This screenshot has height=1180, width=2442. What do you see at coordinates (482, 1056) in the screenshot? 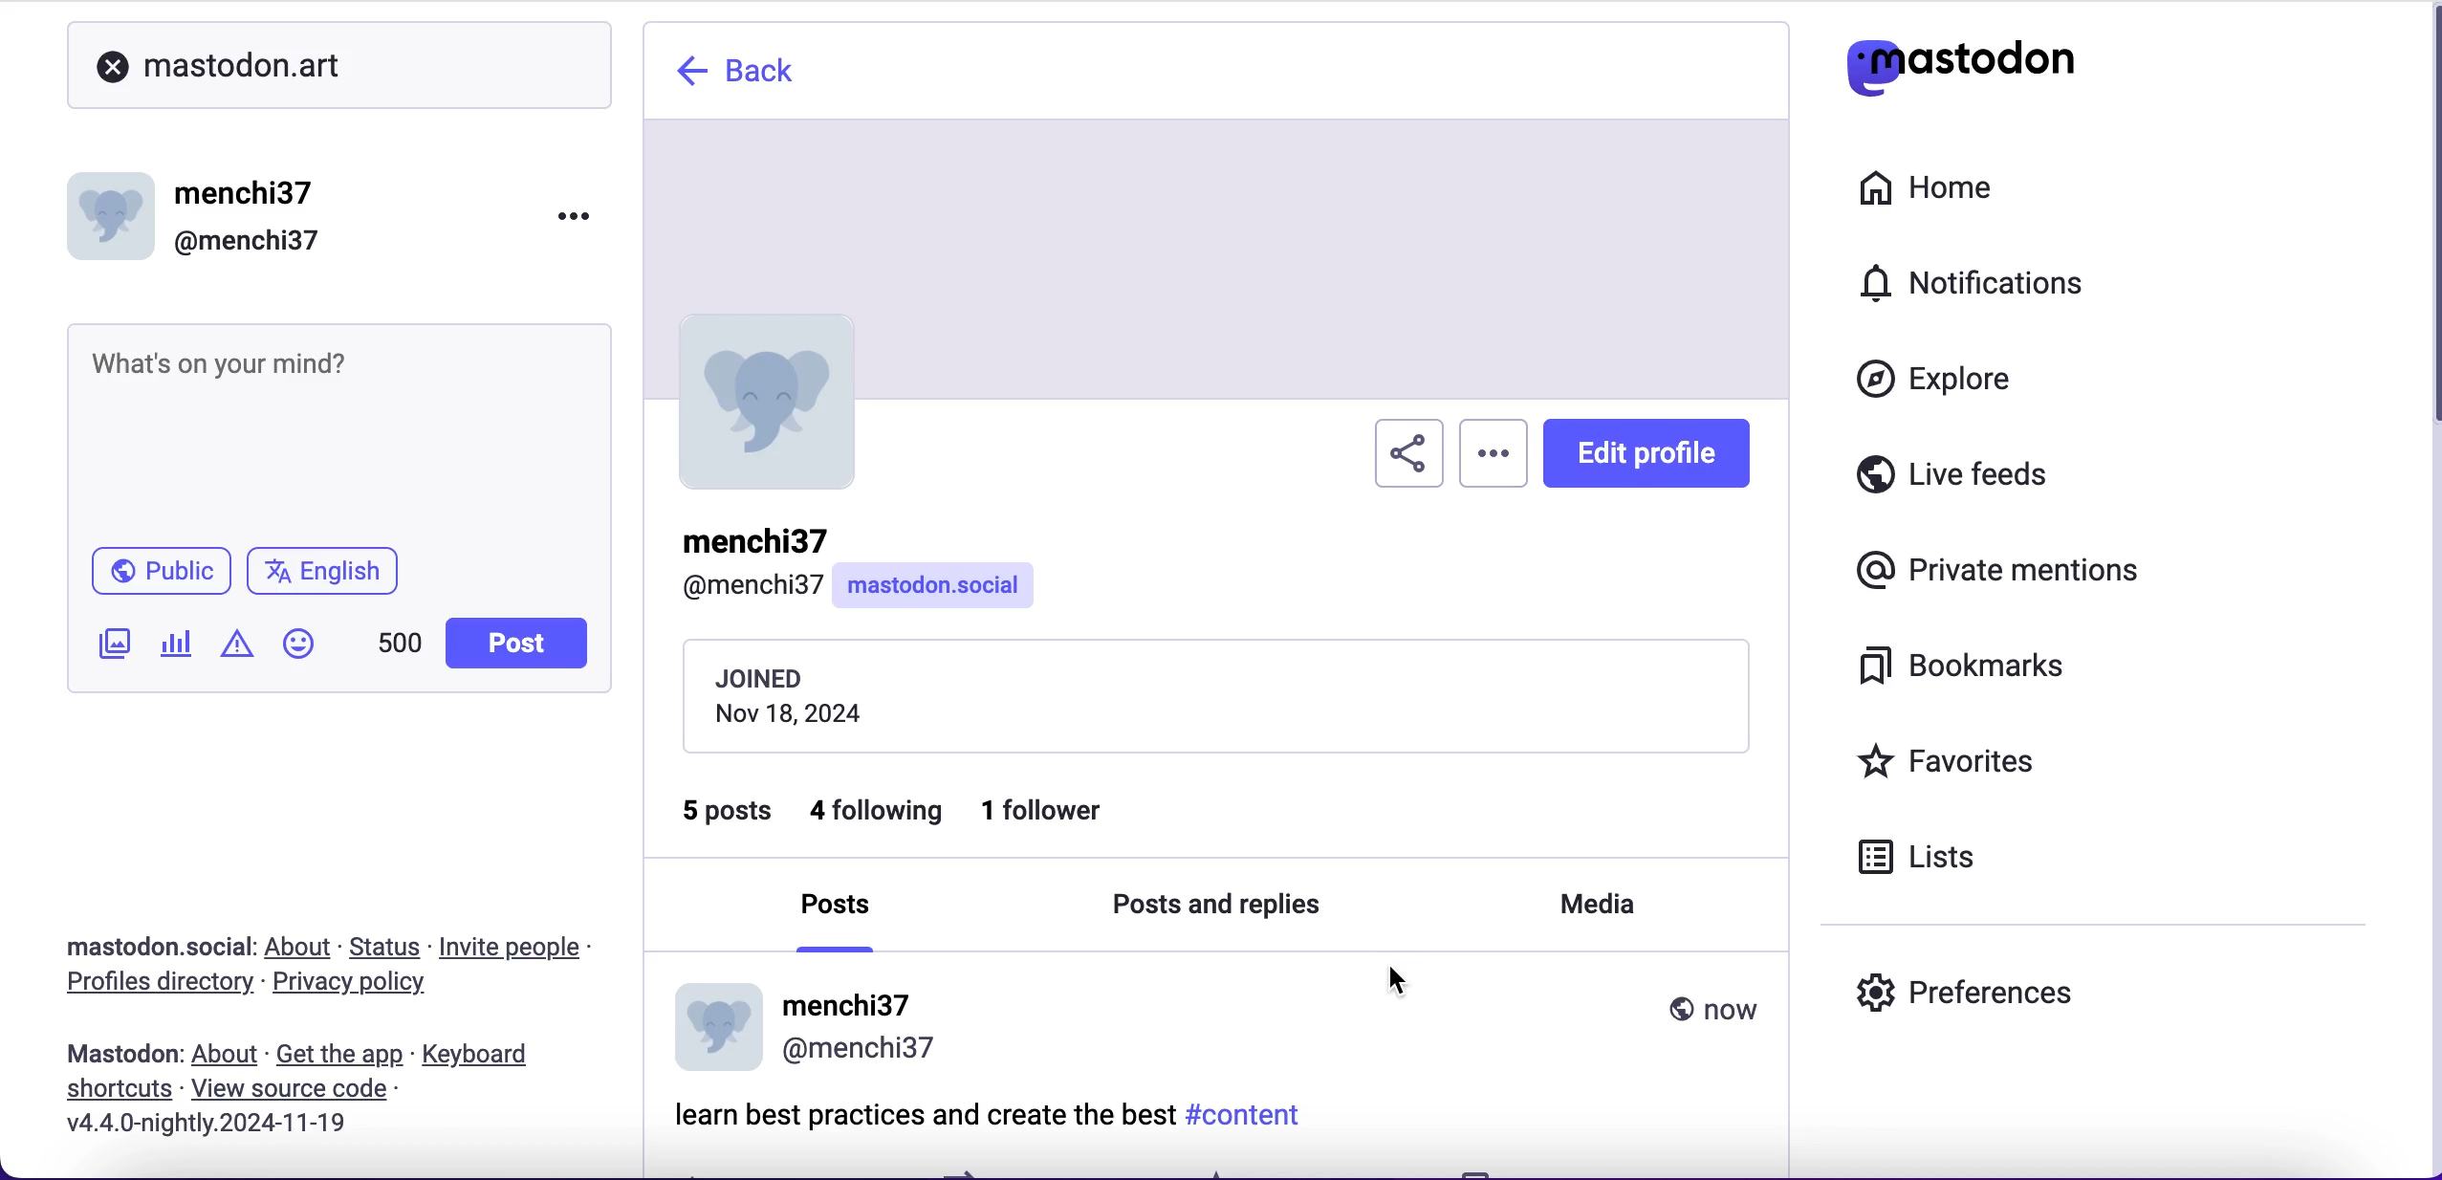
I see `keyboard` at bounding box center [482, 1056].